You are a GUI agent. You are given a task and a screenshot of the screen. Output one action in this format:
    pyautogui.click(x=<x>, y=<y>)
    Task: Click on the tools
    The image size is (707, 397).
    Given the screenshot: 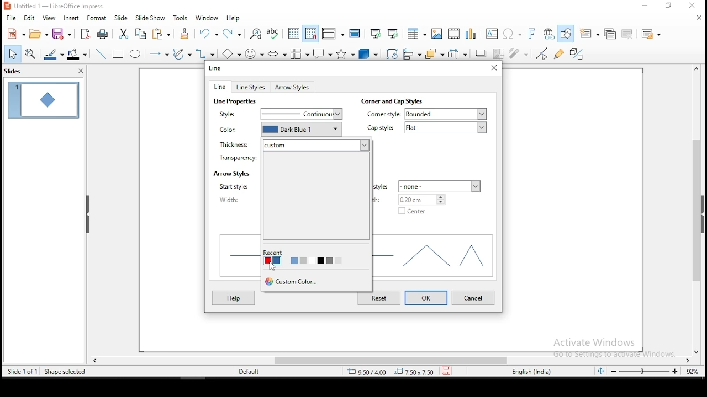 What is the action you would take?
    pyautogui.click(x=181, y=18)
    